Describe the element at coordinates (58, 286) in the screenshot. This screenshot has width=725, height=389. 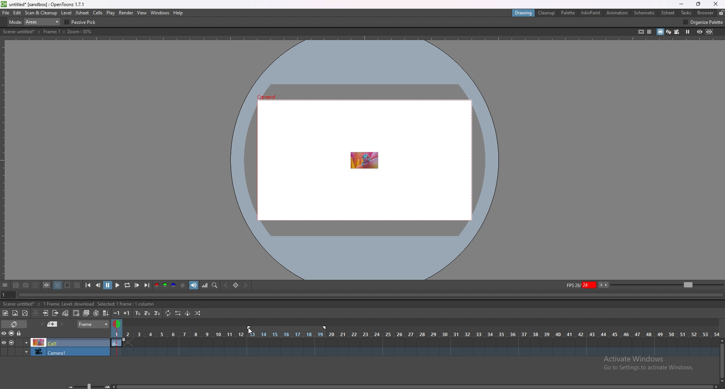
I see `black background` at that location.